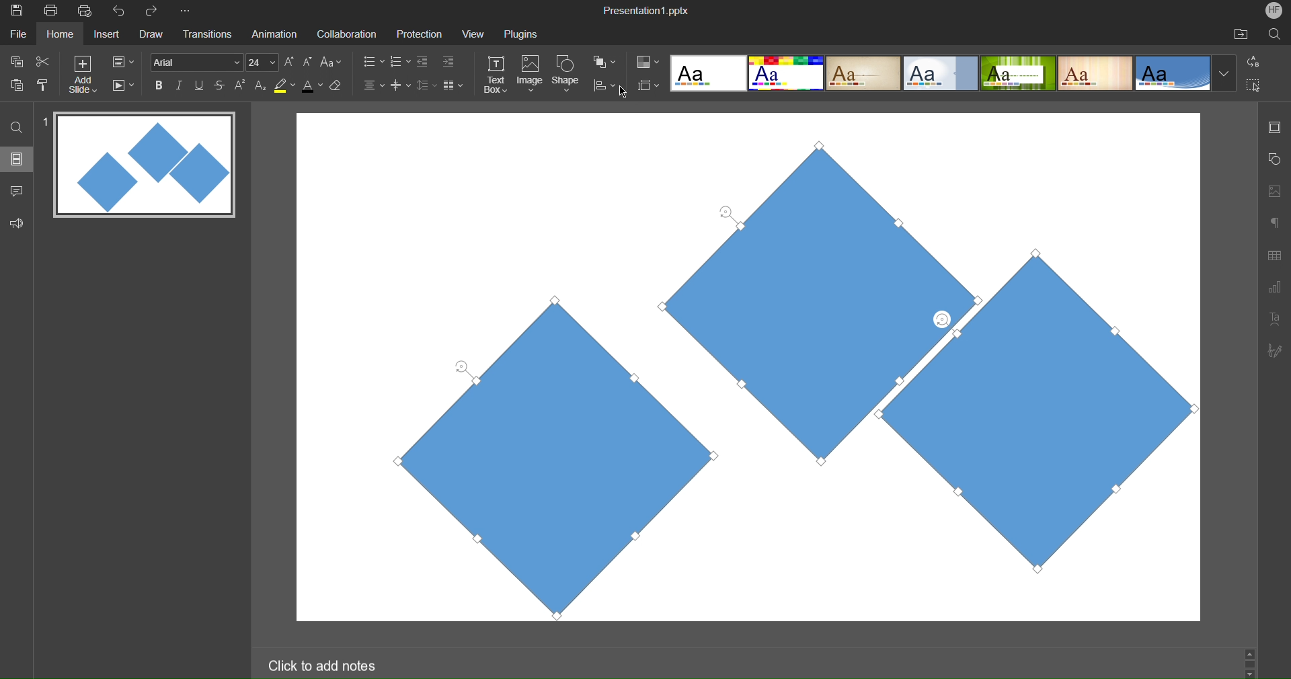 This screenshot has width=1291, height=679. I want to click on Bullet List, so click(373, 63).